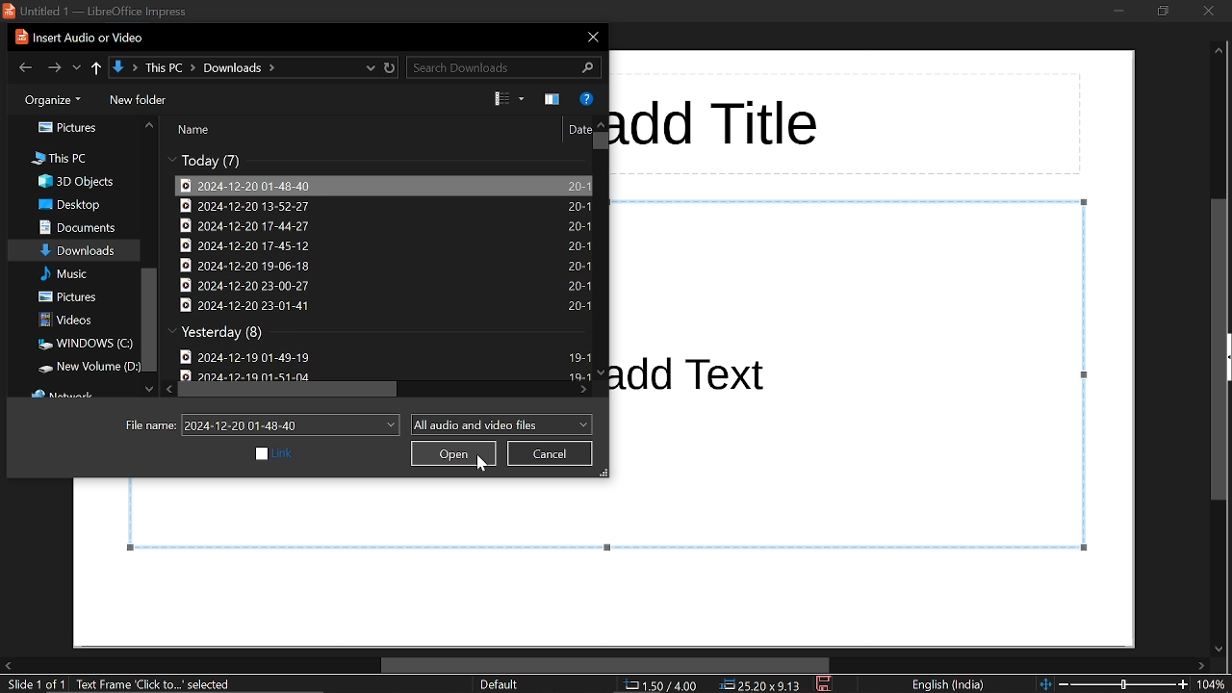 The width and height of the screenshot is (1232, 693). What do you see at coordinates (62, 159) in the screenshot?
I see `this pc` at bounding box center [62, 159].